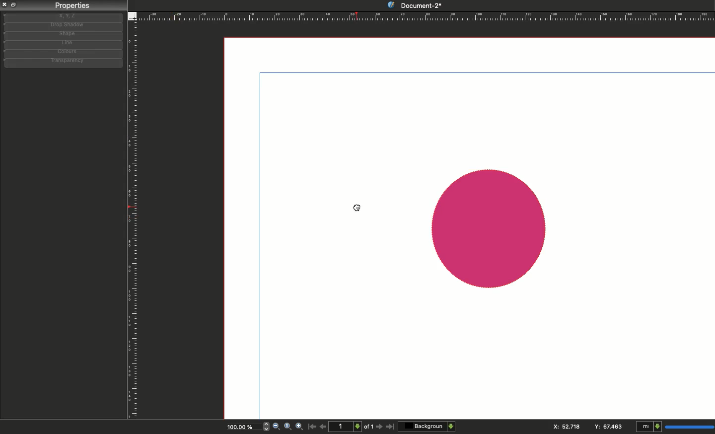 The image size is (715, 434). What do you see at coordinates (426, 16) in the screenshot?
I see `Ruler` at bounding box center [426, 16].